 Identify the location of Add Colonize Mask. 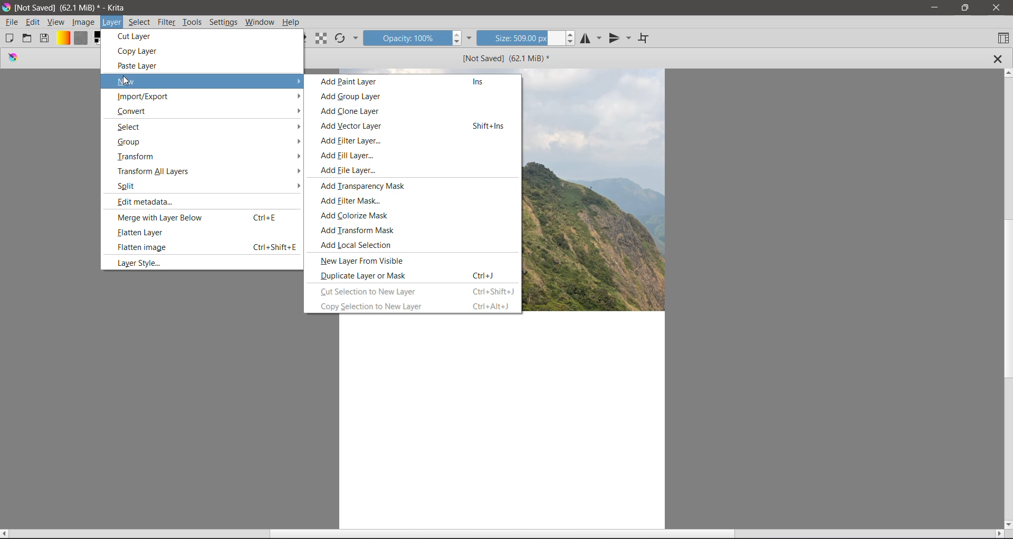
(359, 215).